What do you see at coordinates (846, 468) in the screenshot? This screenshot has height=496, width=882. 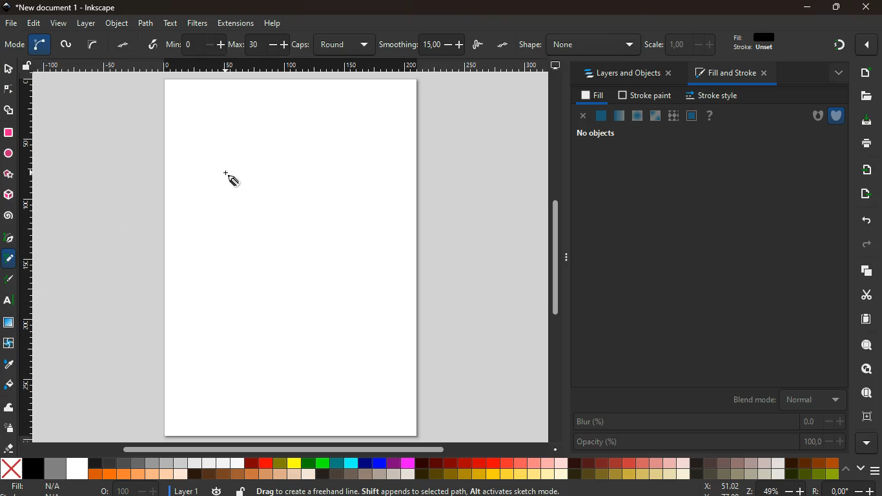 I see `up` at bounding box center [846, 468].